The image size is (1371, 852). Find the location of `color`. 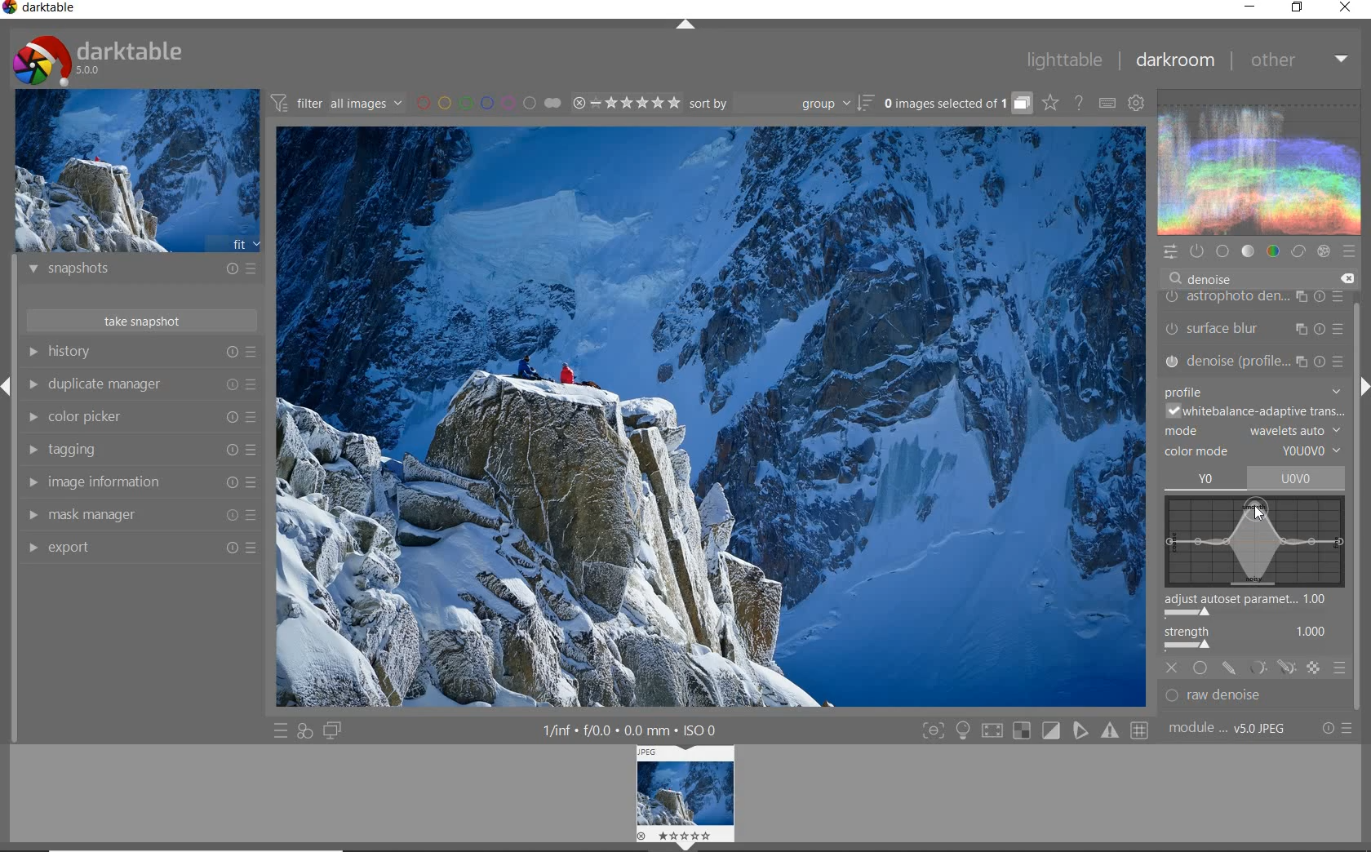

color is located at coordinates (1274, 251).